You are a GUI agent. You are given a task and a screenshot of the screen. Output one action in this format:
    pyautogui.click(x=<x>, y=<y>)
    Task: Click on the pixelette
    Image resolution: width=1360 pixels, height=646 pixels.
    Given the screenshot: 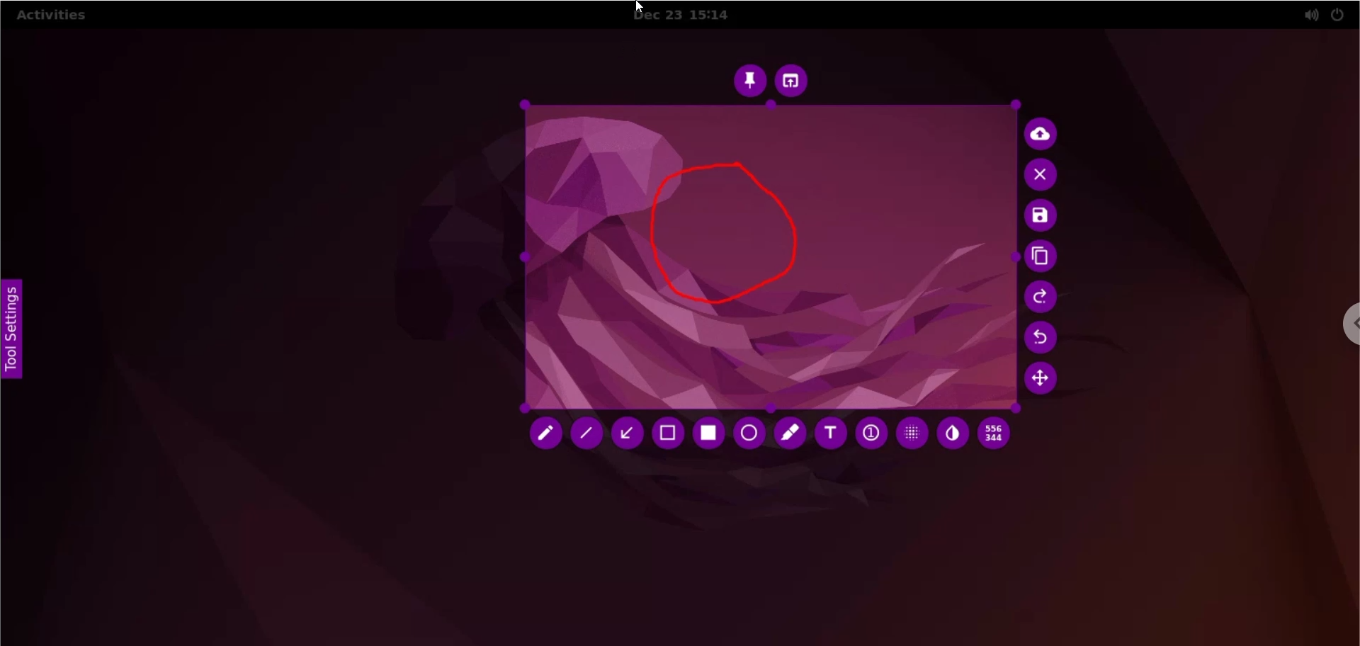 What is the action you would take?
    pyautogui.click(x=913, y=435)
    